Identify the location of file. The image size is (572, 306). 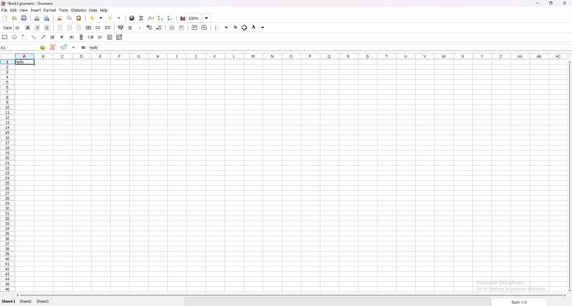
(4, 10).